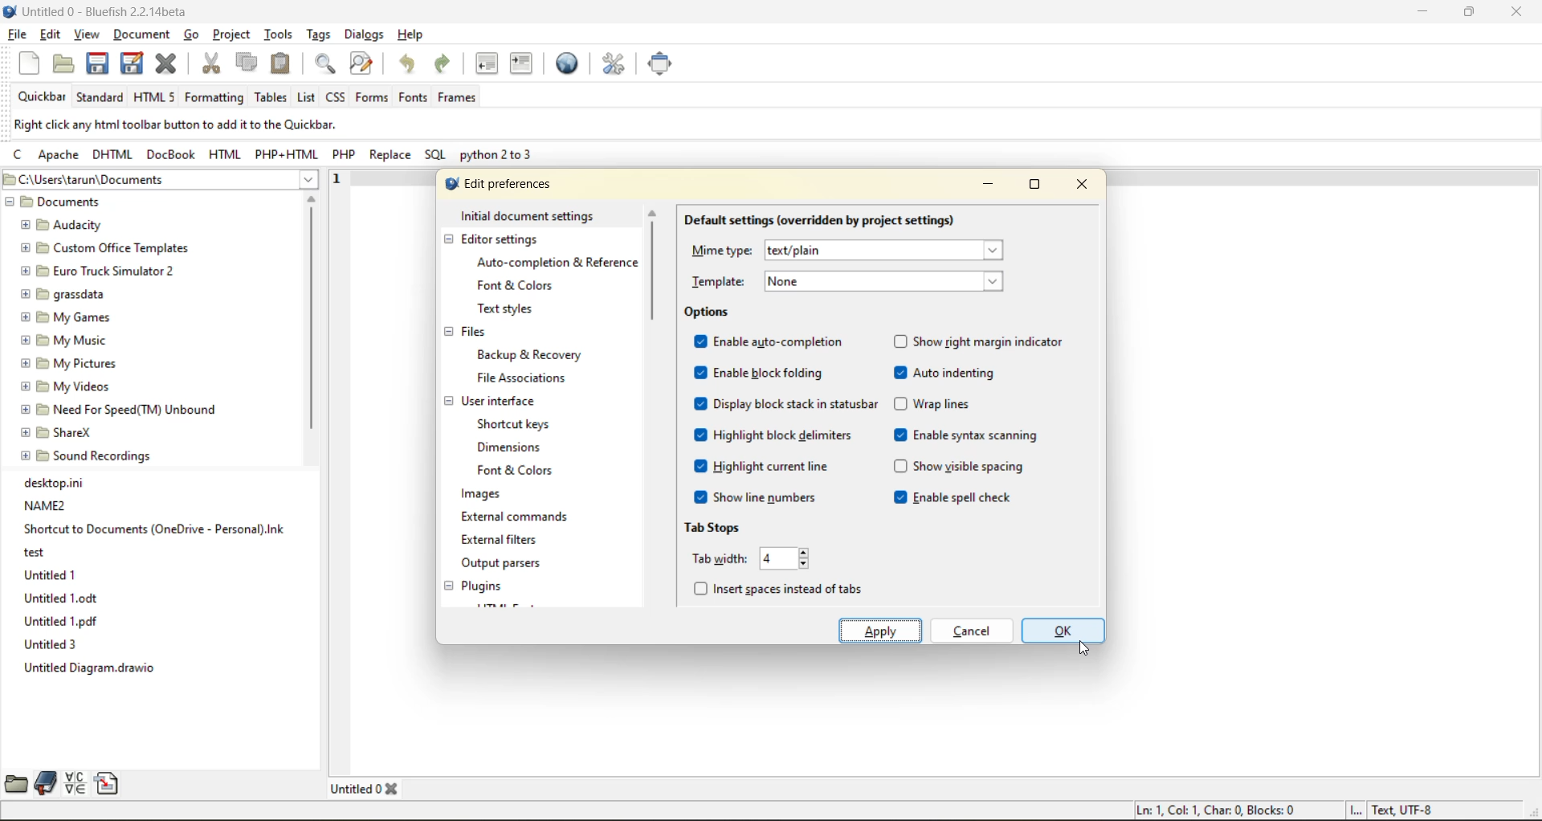  I want to click on decrease, so click(806, 563).